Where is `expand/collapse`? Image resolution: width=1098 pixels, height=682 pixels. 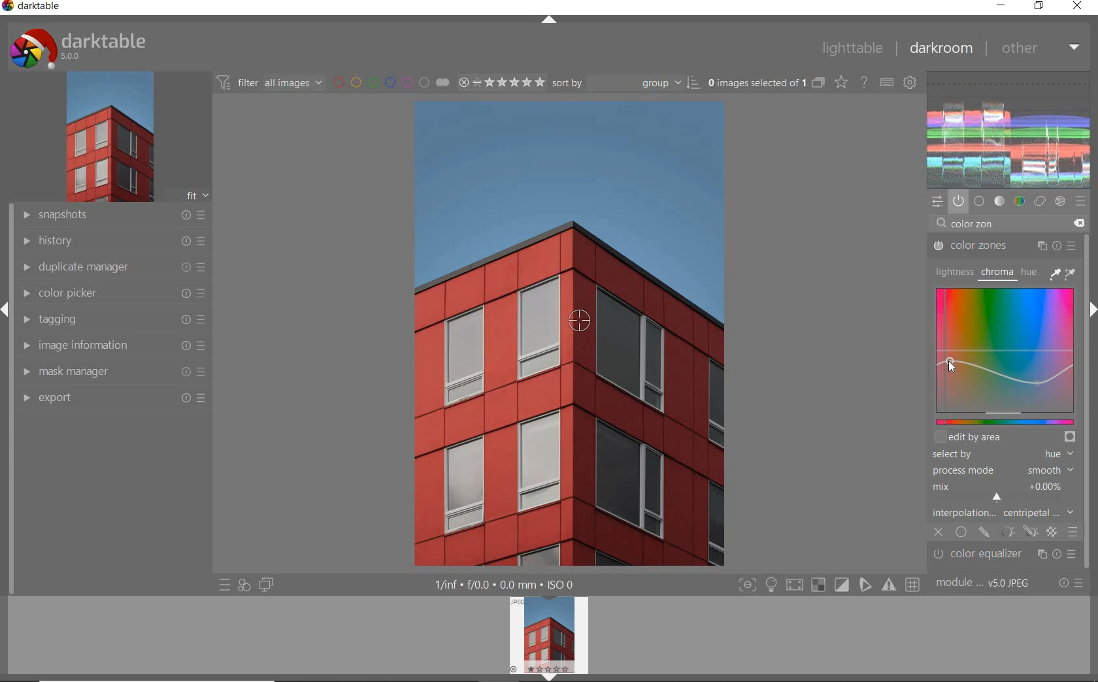
expand/collapse is located at coordinates (548, 677).